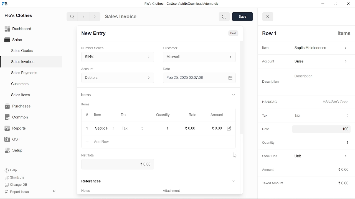  Describe the element at coordinates (322, 116) in the screenshot. I see `Tax` at that location.